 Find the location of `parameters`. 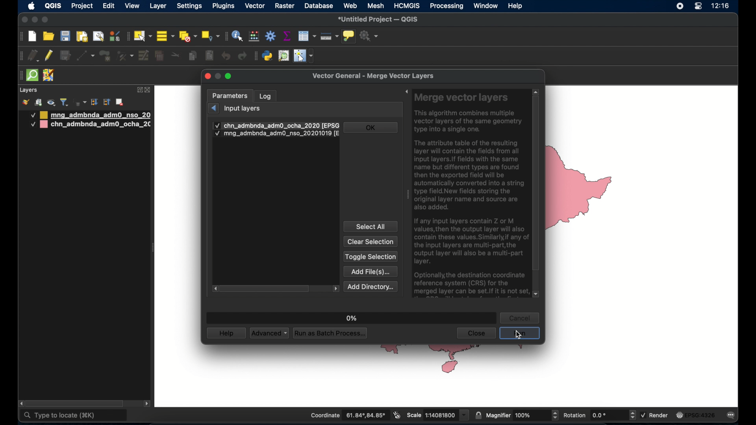

parameters is located at coordinates (230, 96).